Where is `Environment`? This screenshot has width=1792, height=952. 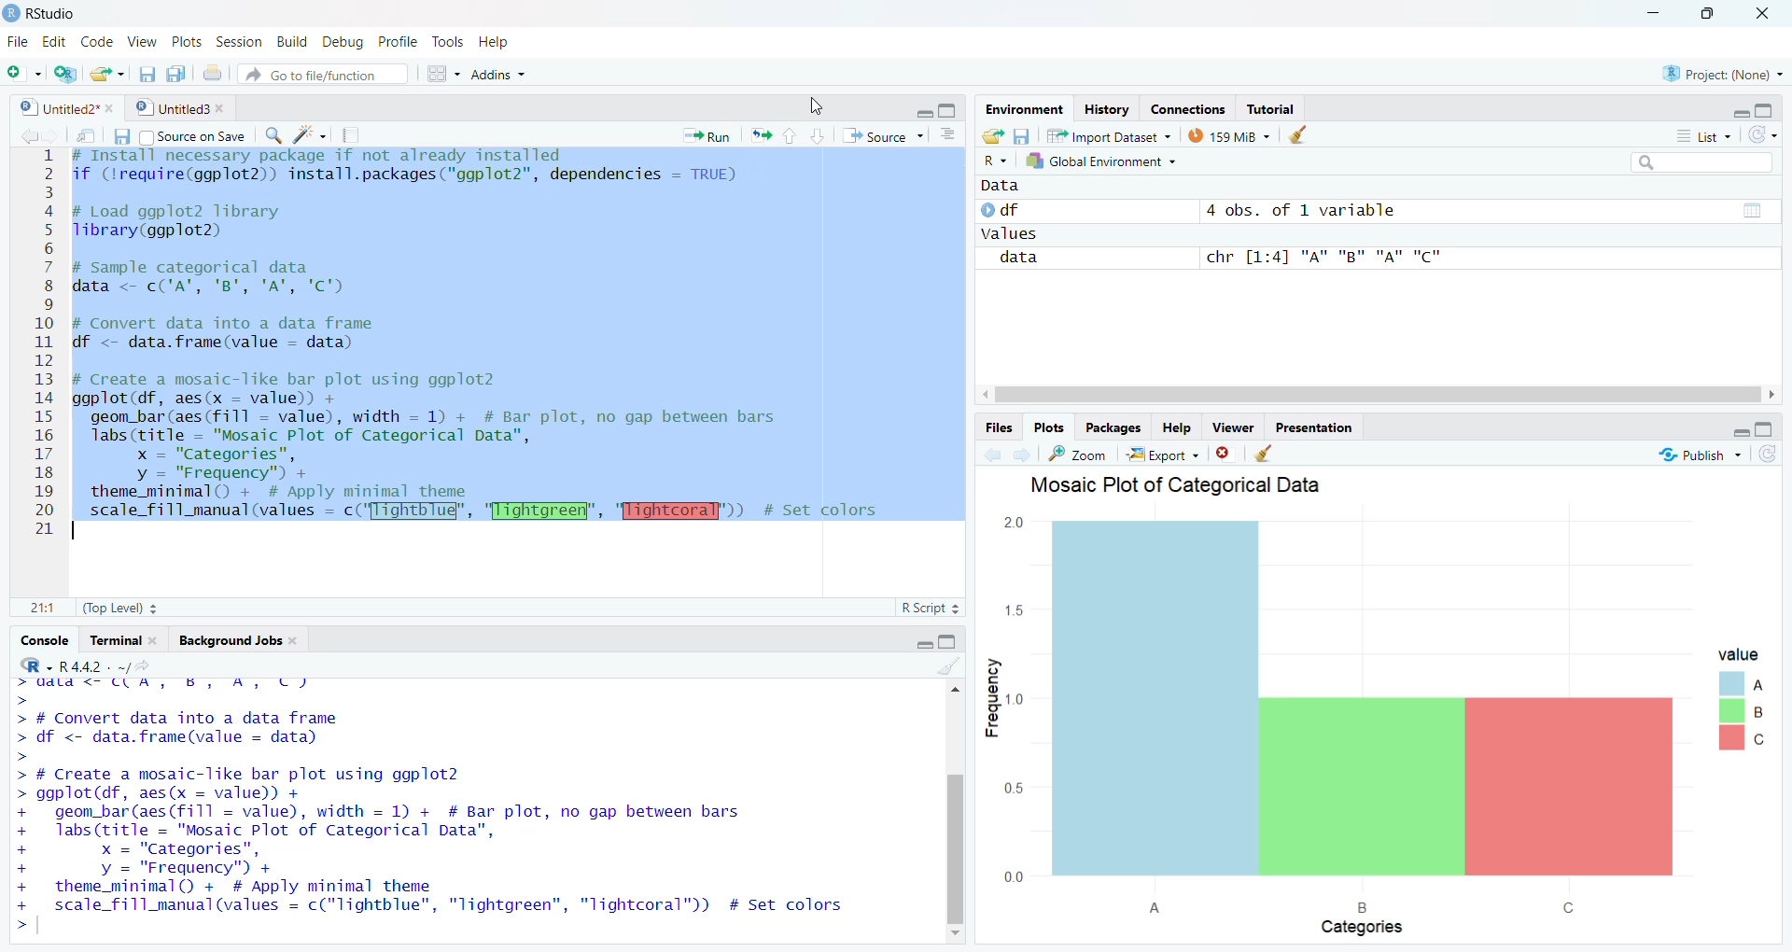 Environment is located at coordinates (1027, 110).